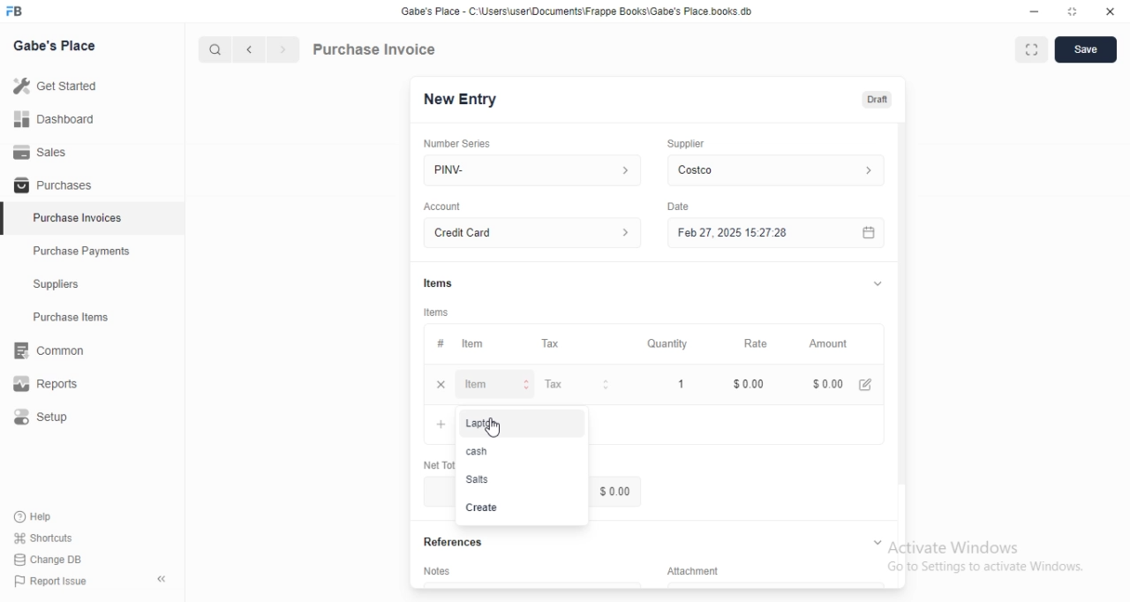 The height and width of the screenshot is (602, 1130). What do you see at coordinates (457, 144) in the screenshot?
I see `Number Series` at bounding box center [457, 144].